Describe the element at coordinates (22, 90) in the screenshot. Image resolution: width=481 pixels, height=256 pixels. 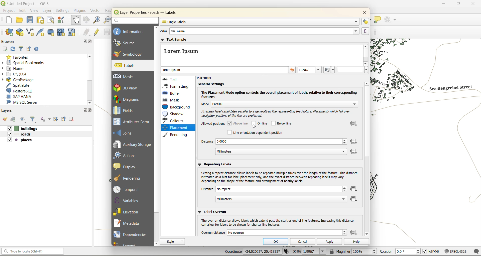
I see `postgresql` at that location.